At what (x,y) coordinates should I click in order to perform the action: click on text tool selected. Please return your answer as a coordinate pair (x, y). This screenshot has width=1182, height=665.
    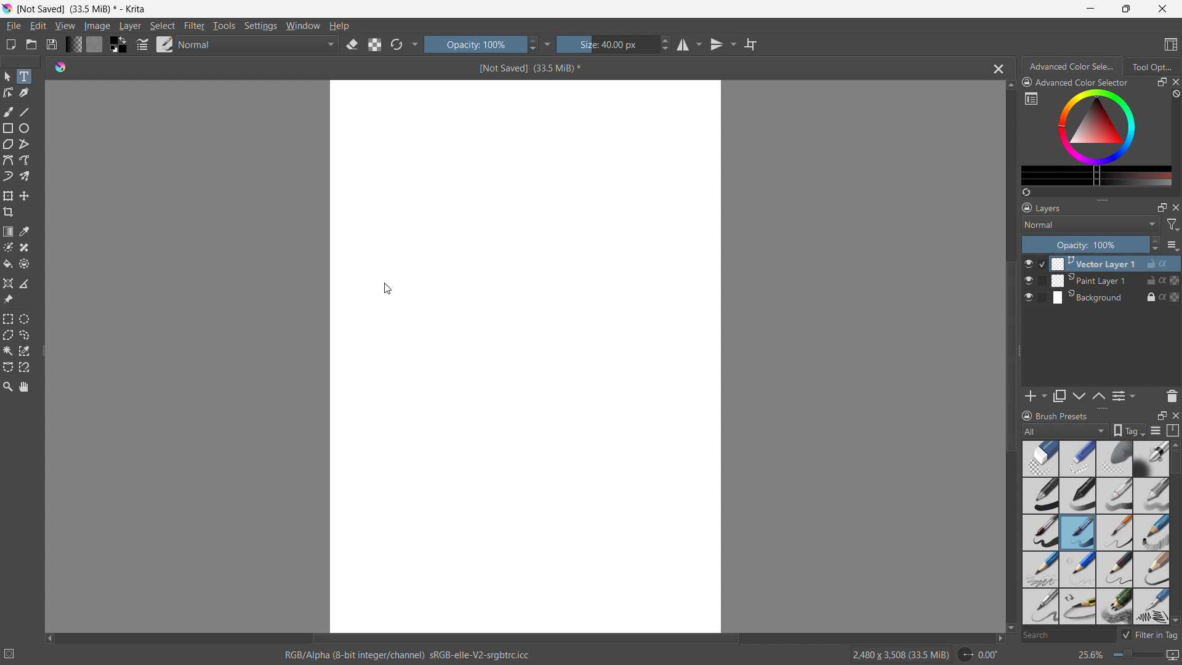
    Looking at the image, I should click on (23, 76).